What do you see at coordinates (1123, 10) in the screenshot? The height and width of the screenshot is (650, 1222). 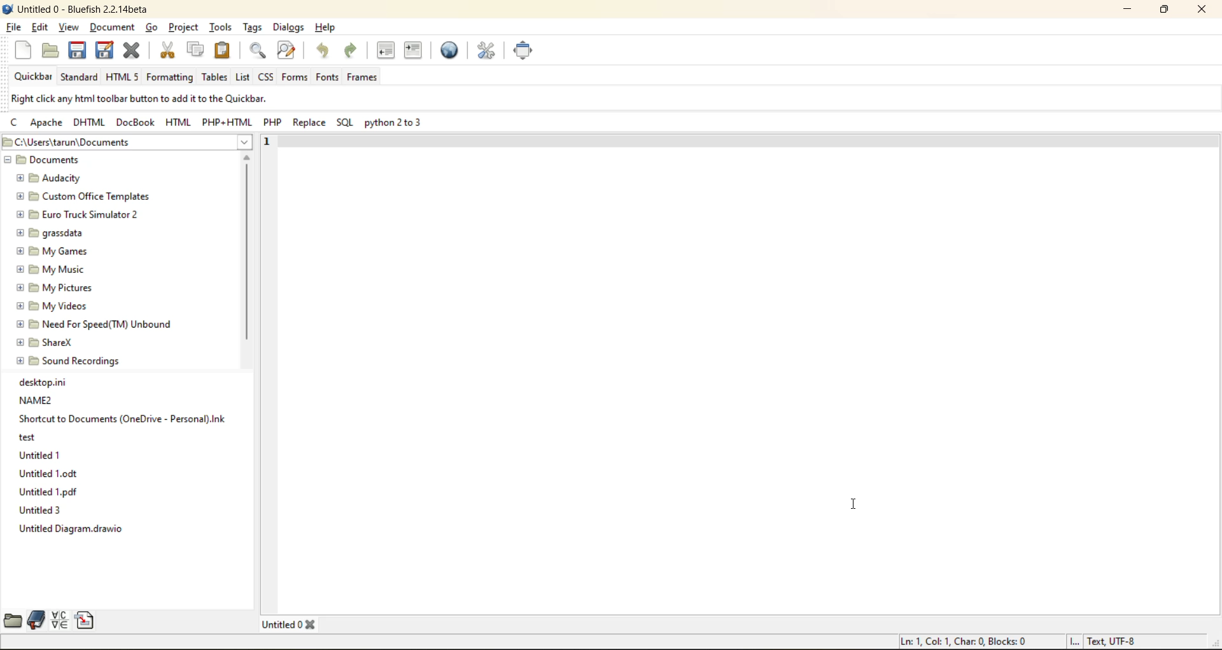 I see `minimize` at bounding box center [1123, 10].